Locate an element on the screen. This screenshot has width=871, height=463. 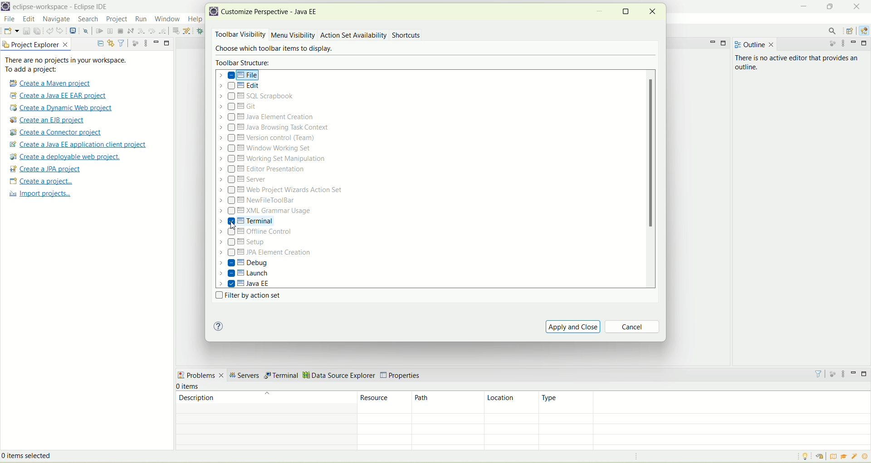
web project is located at coordinates (282, 190).